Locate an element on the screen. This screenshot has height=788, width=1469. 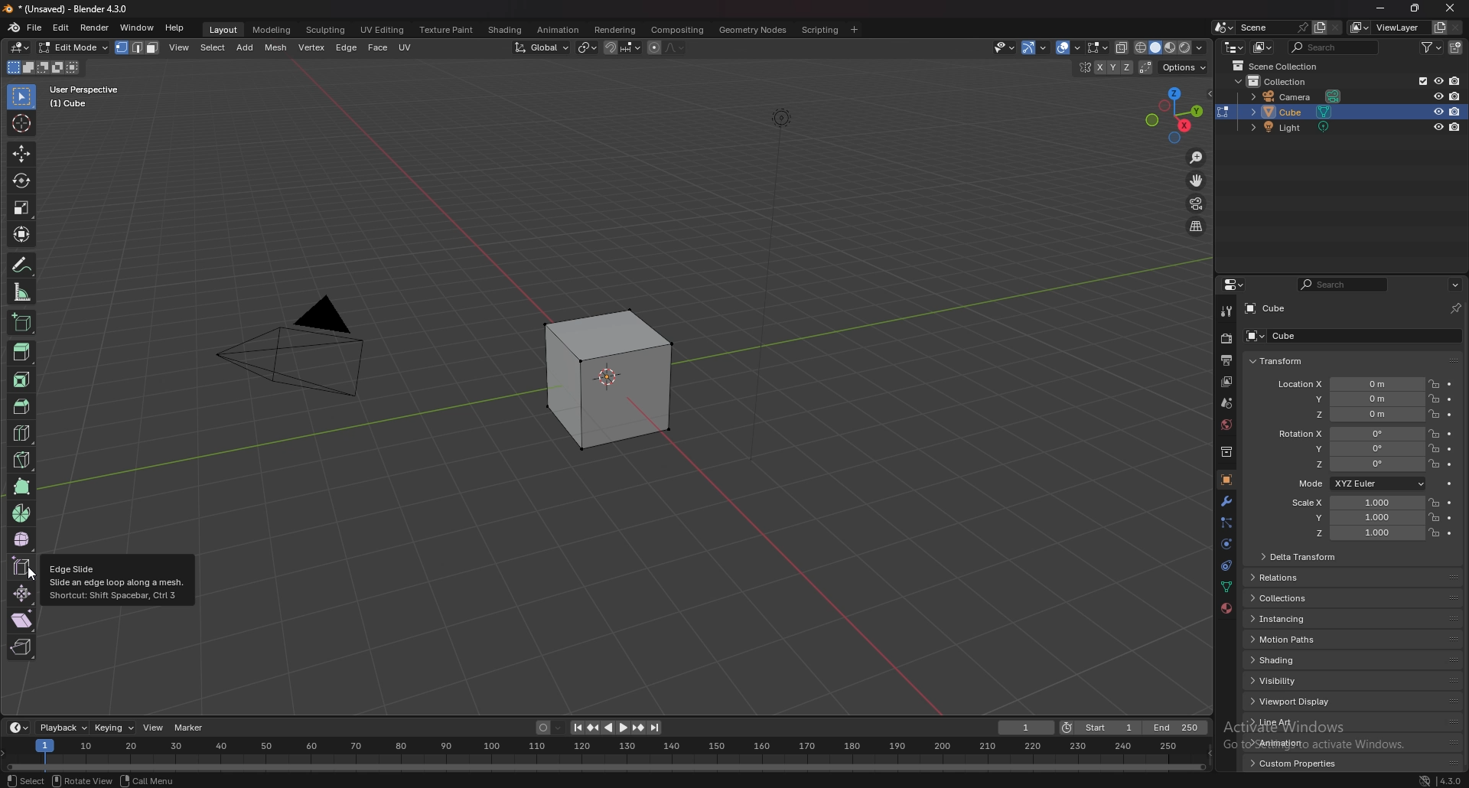
add is located at coordinates (206, 47).